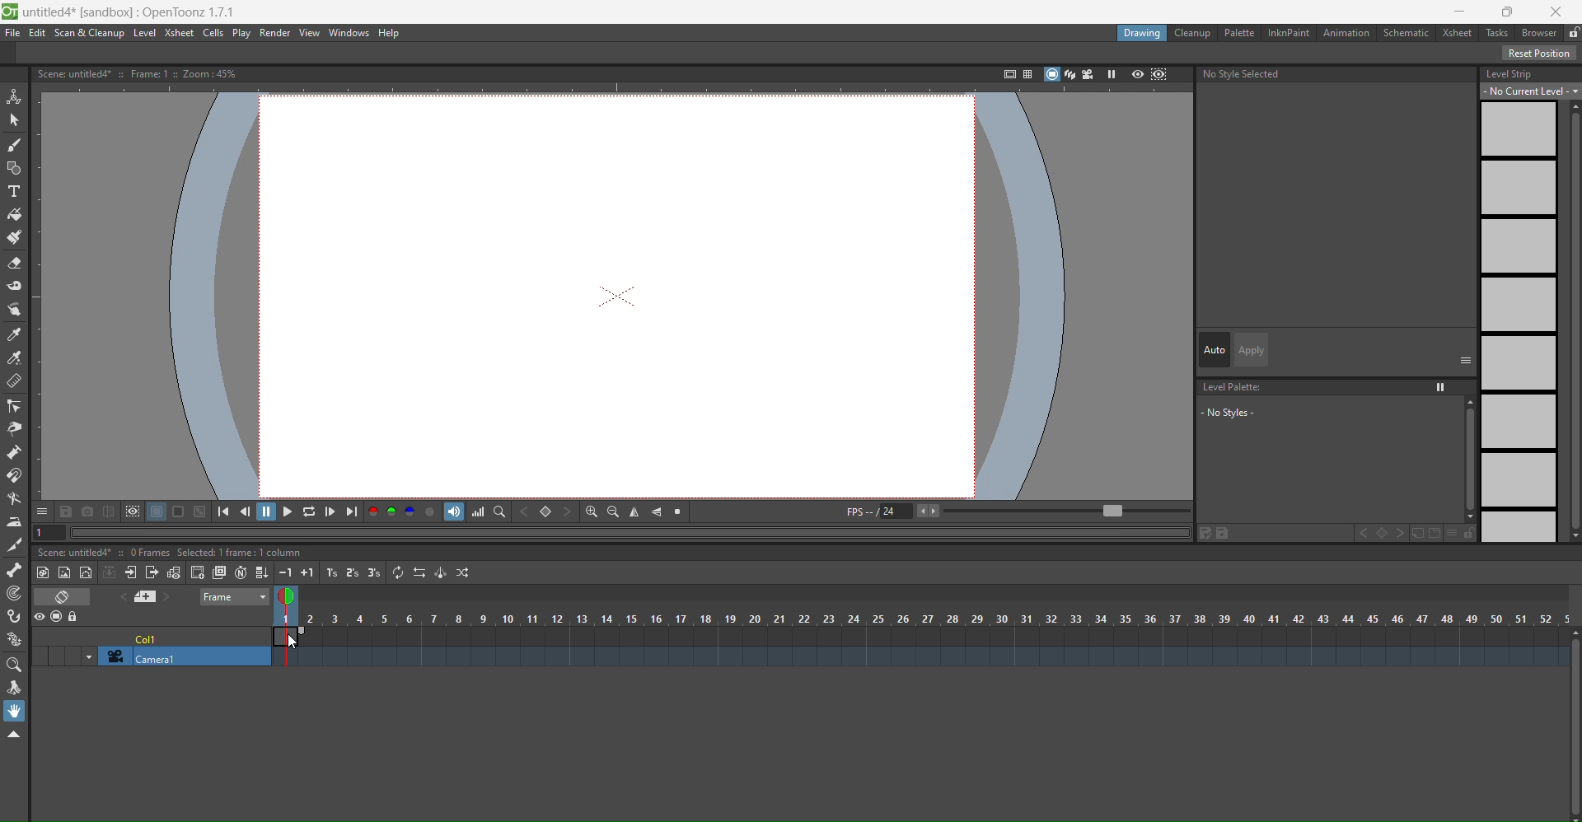 This screenshot has height=822, width=1582. What do you see at coordinates (545, 511) in the screenshot?
I see `set key` at bounding box center [545, 511].